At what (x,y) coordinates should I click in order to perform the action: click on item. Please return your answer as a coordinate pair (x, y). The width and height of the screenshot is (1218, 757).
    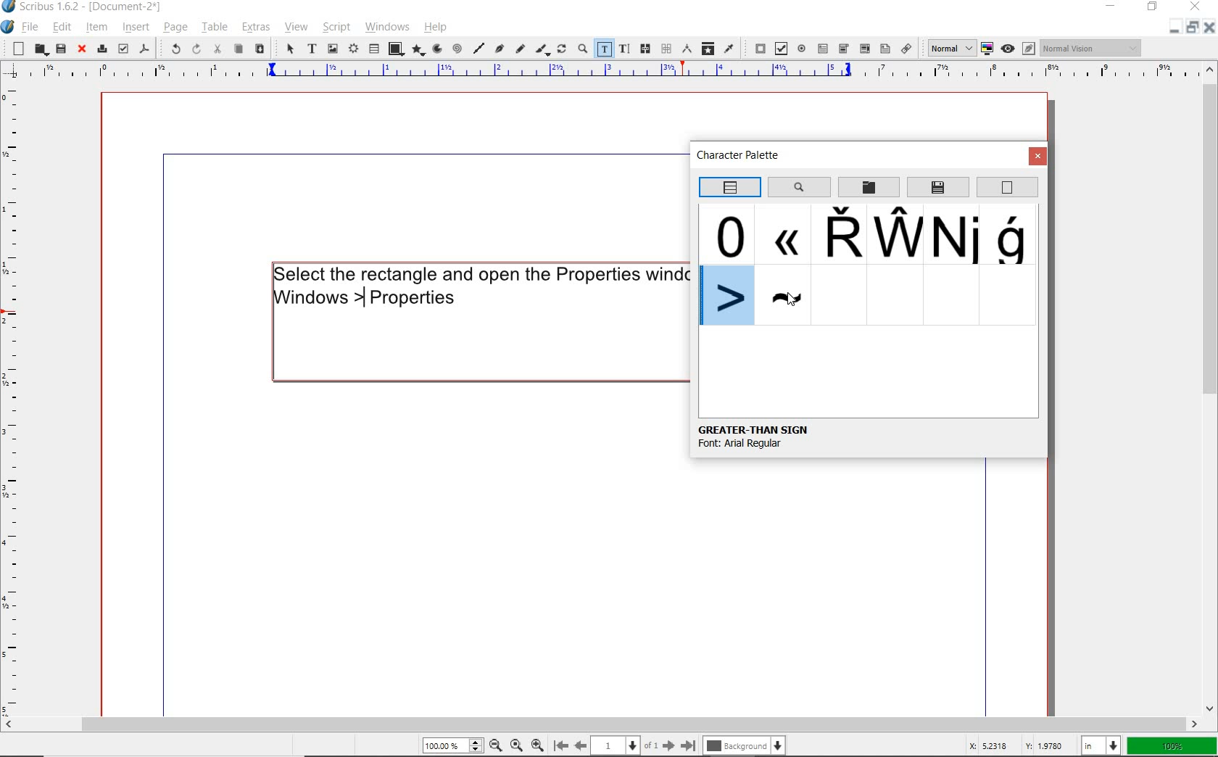
    Looking at the image, I should click on (95, 27).